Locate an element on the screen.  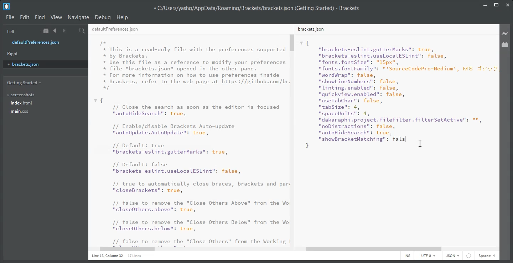
Getting Started is located at coordinates (24, 83).